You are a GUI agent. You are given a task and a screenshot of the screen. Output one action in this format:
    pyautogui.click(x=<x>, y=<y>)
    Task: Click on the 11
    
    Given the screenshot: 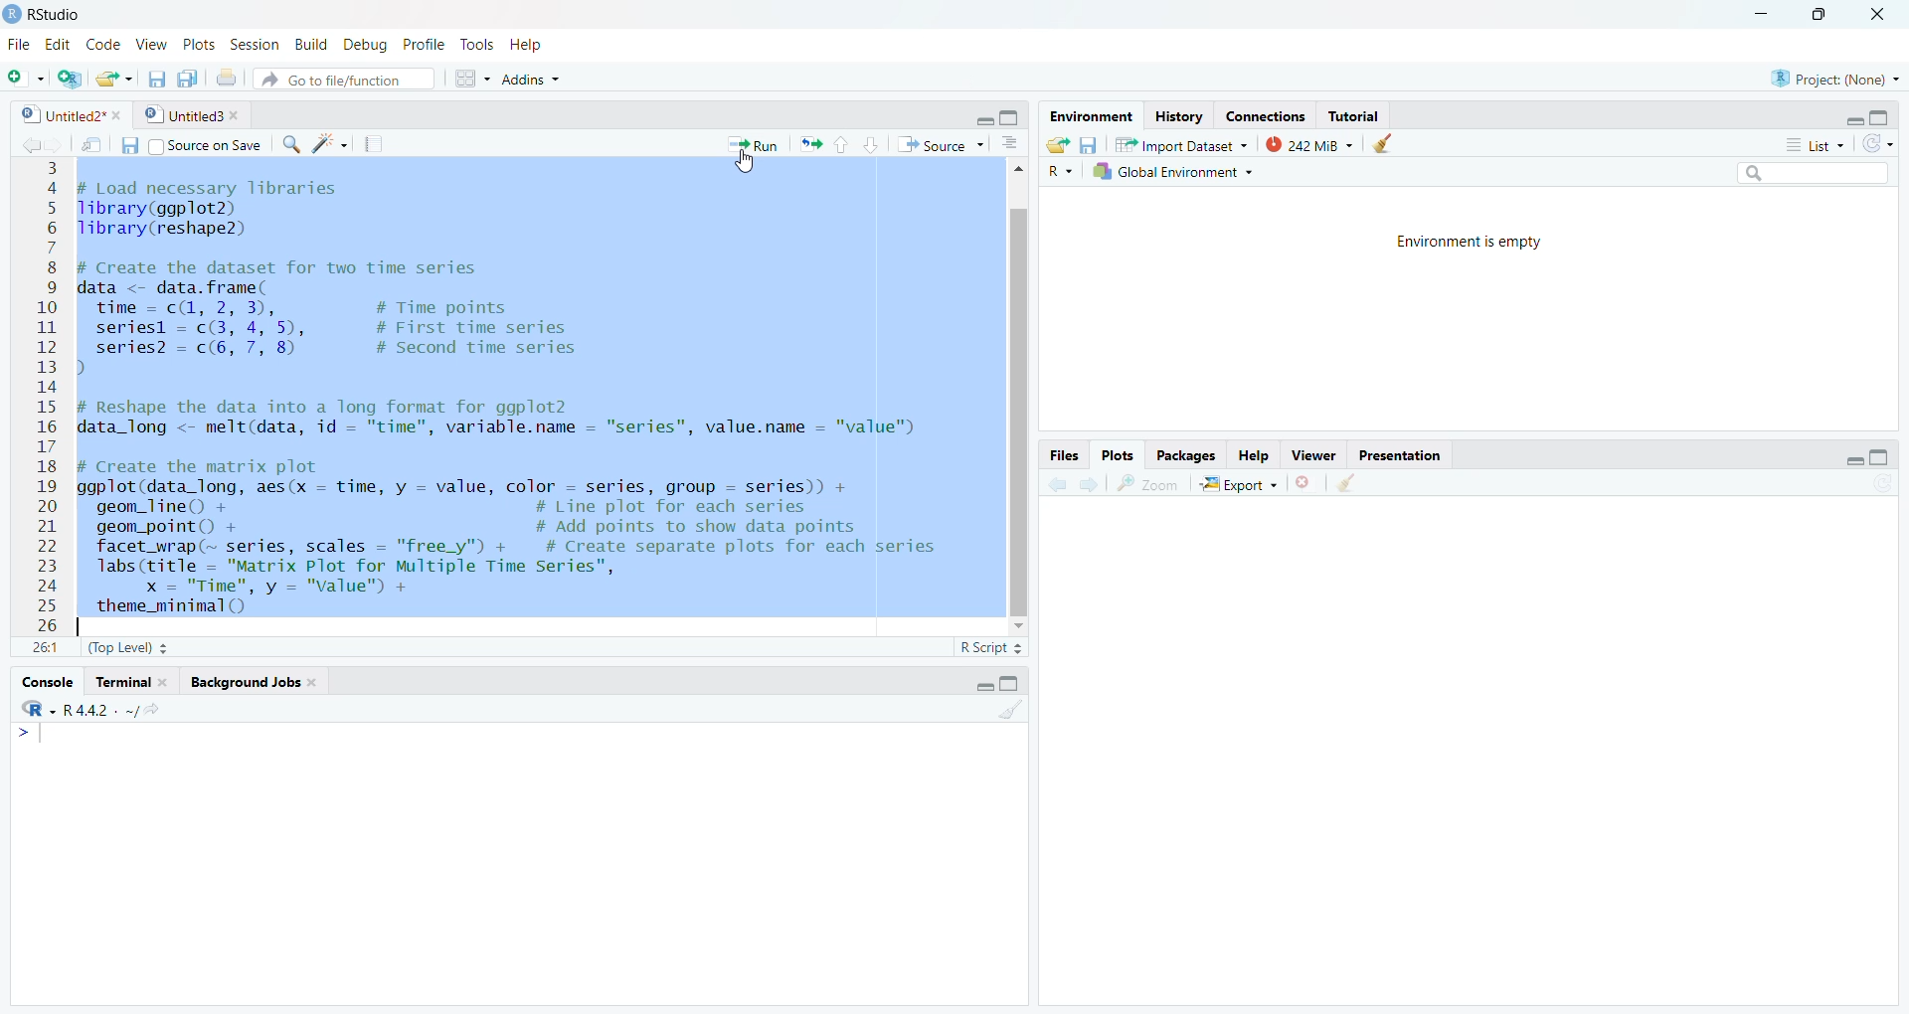 What is the action you would take?
    pyautogui.click(x=46, y=647)
    